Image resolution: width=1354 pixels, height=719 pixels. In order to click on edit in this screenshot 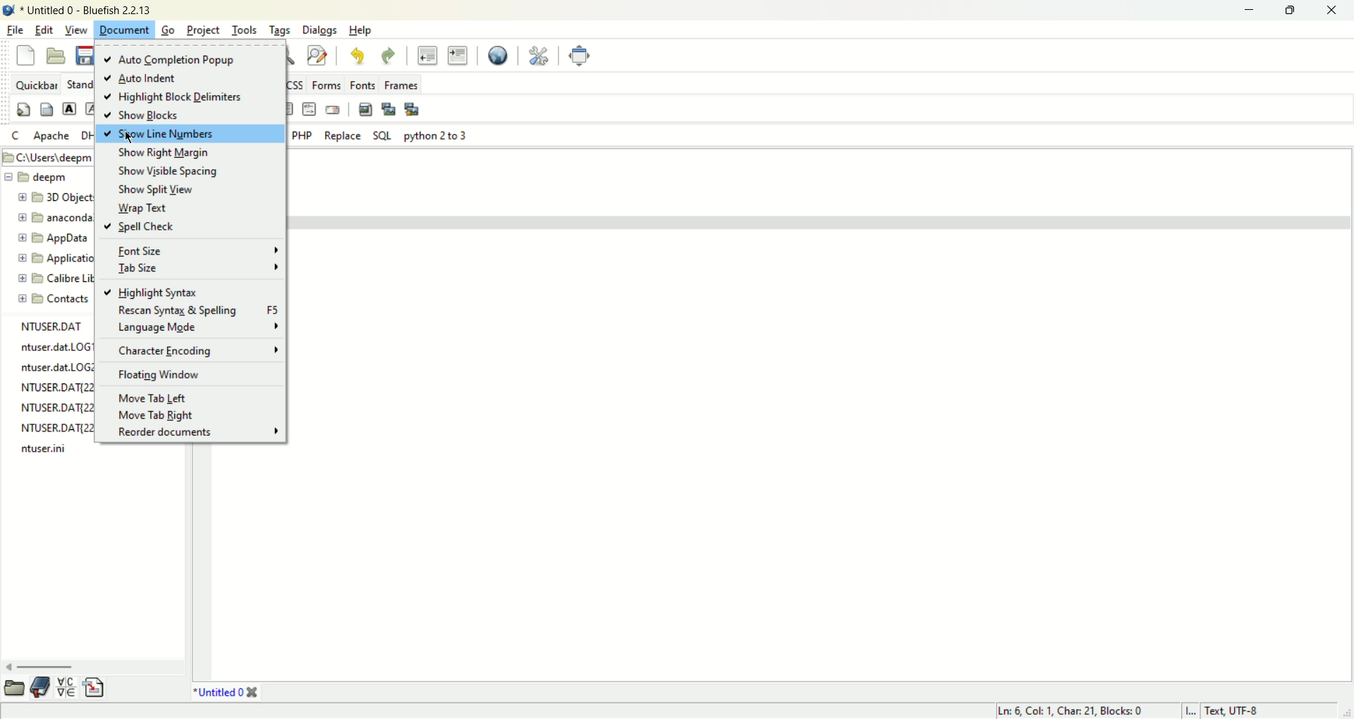, I will do `click(47, 30)`.